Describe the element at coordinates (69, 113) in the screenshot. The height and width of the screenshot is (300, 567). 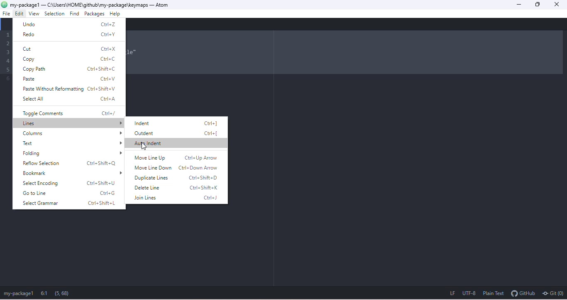
I see `toggle comments` at that location.